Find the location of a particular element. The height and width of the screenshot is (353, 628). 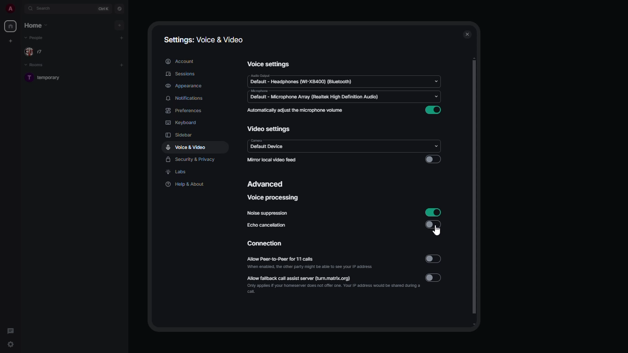

disabled is located at coordinates (434, 278).